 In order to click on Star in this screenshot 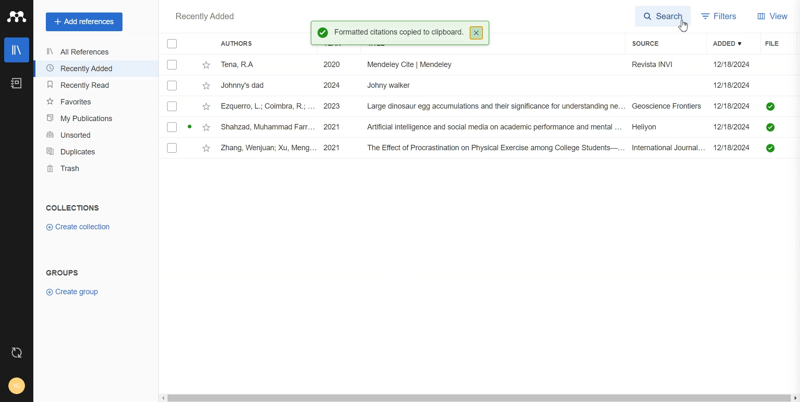, I will do `click(206, 66)`.